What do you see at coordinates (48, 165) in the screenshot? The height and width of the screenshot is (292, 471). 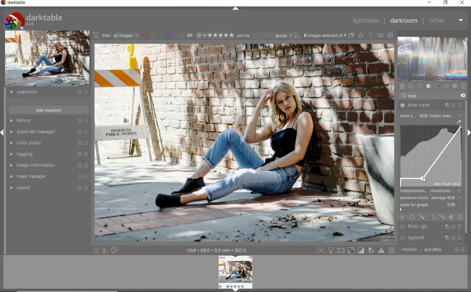 I see `image information` at bounding box center [48, 165].